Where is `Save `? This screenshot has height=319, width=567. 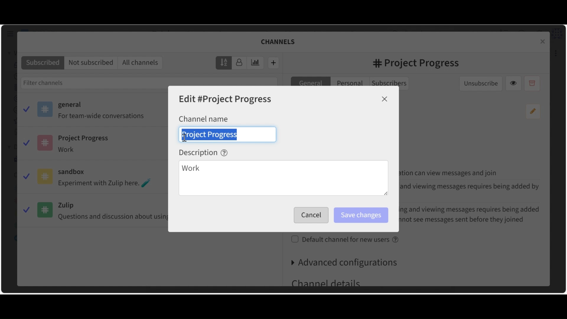
Save  is located at coordinates (309, 215).